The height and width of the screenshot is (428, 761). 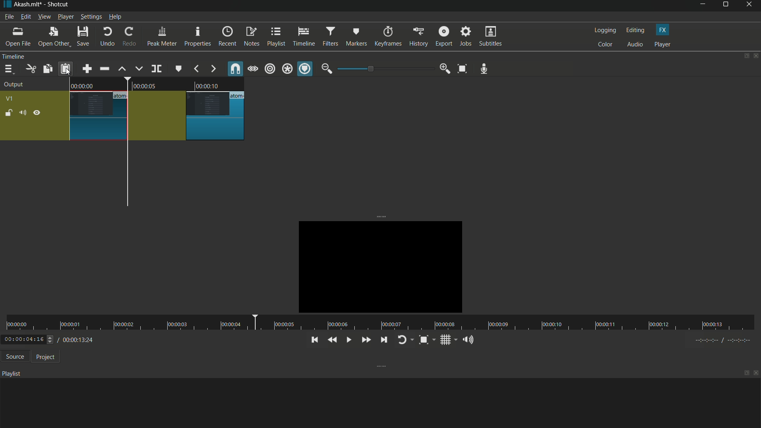 I want to click on export, so click(x=443, y=36).